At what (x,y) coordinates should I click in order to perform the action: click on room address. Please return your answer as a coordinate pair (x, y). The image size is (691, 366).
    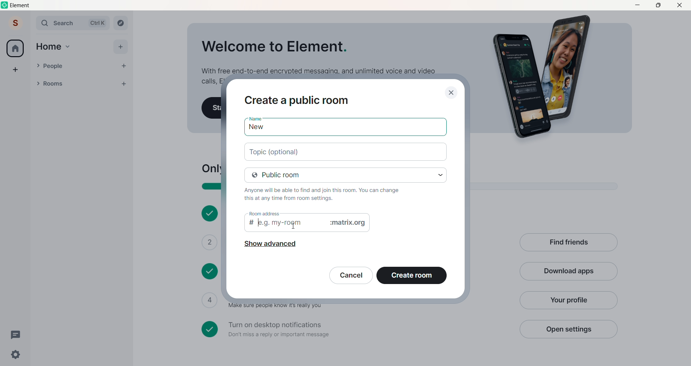
    Looking at the image, I should click on (263, 213).